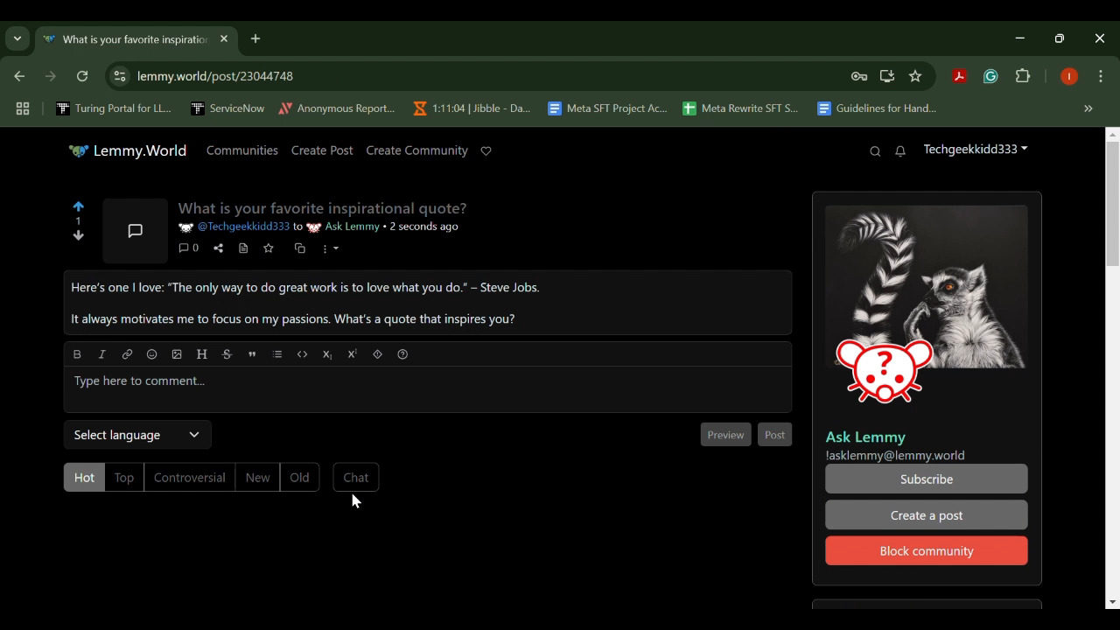 The image size is (1120, 630). Describe the element at coordinates (927, 514) in the screenshot. I see `Create a post` at that location.